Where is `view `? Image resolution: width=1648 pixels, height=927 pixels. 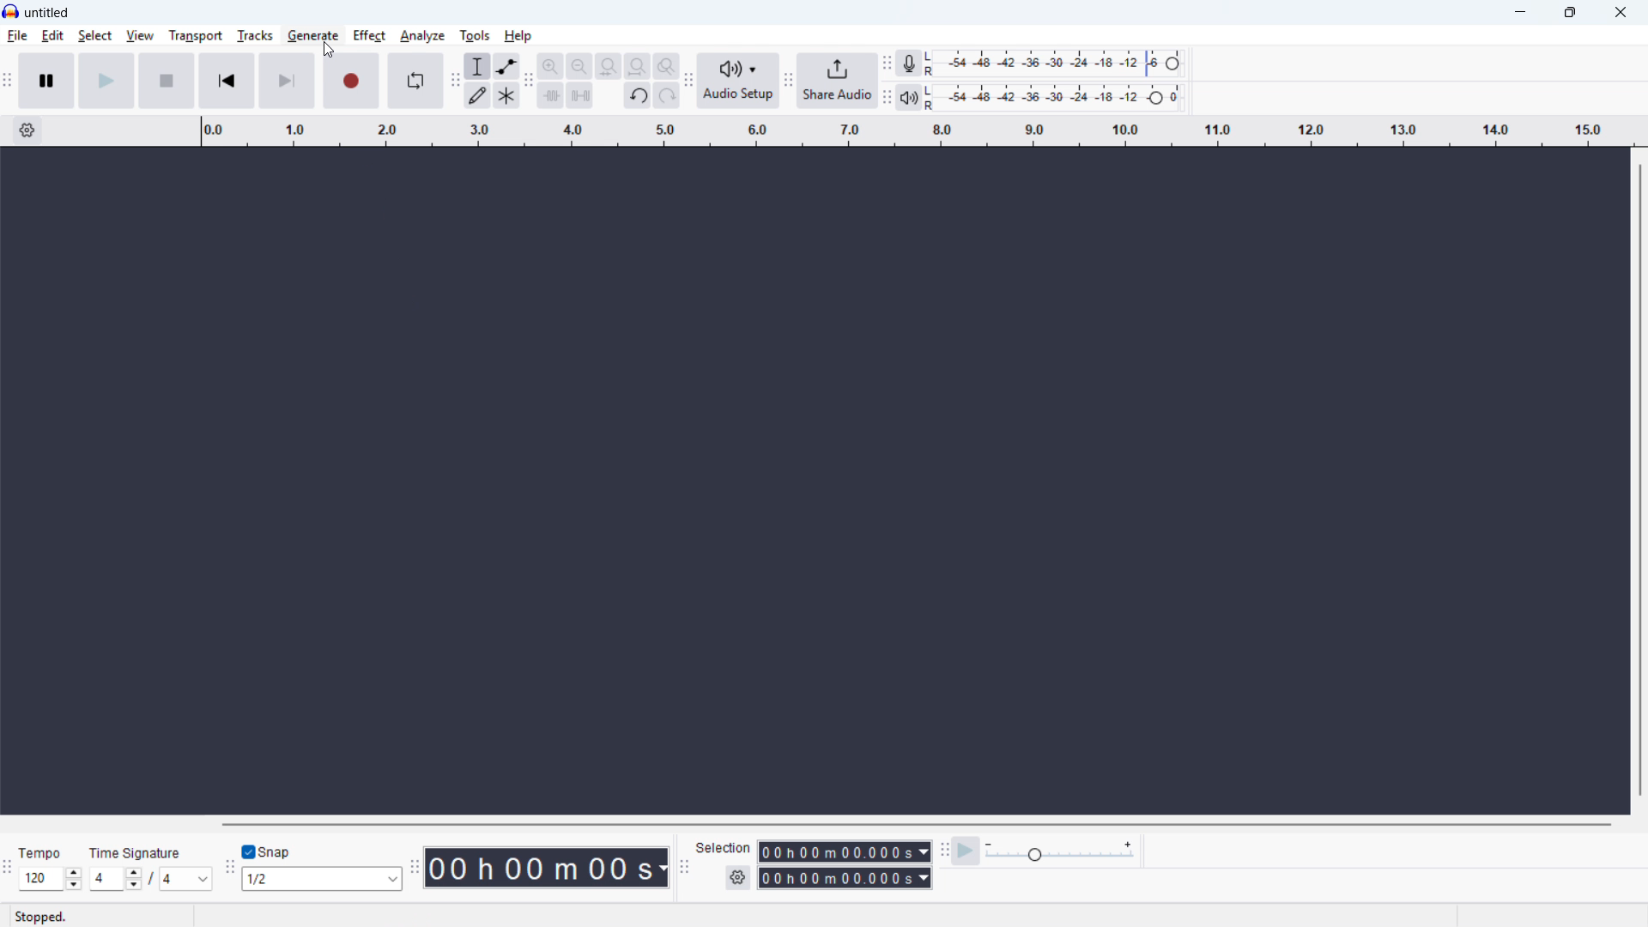
view  is located at coordinates (140, 36).